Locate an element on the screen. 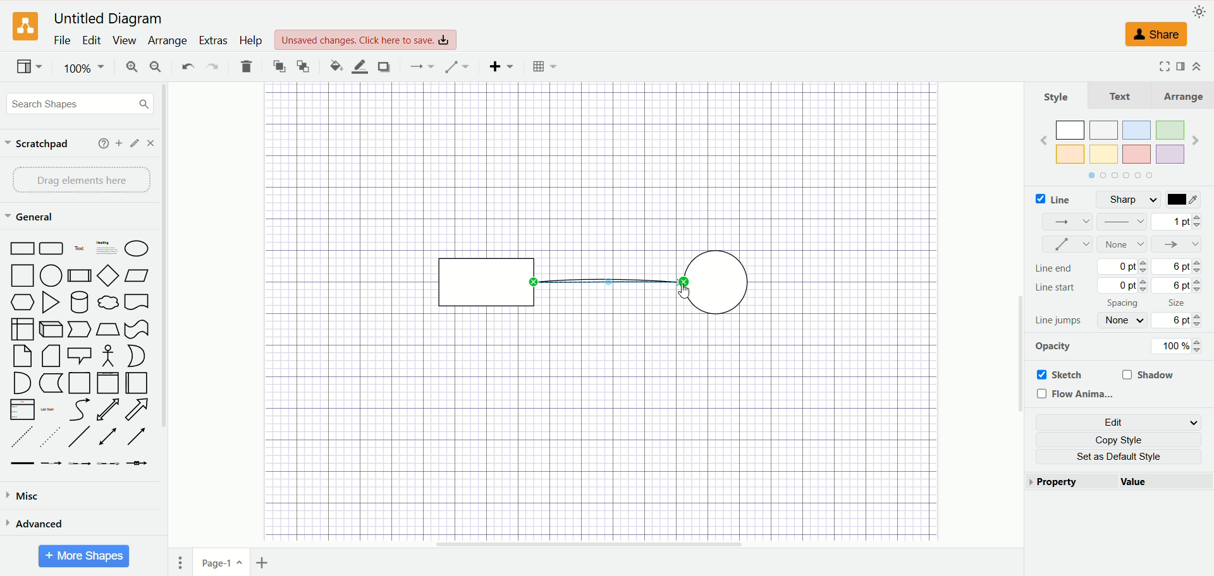 The width and height of the screenshot is (1214, 576). Next is located at coordinates (1193, 142).